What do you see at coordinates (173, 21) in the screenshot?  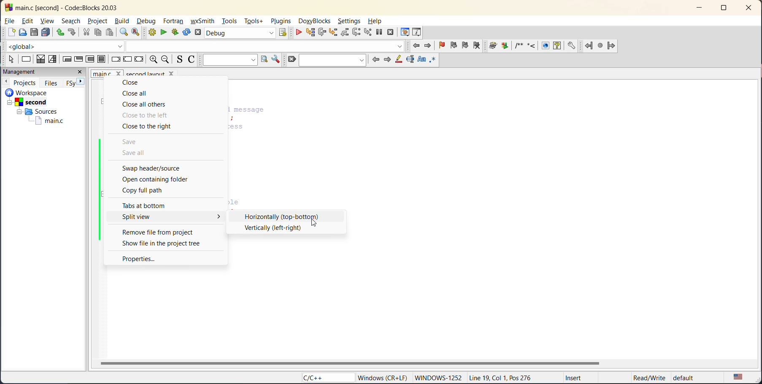 I see `fortran` at bounding box center [173, 21].